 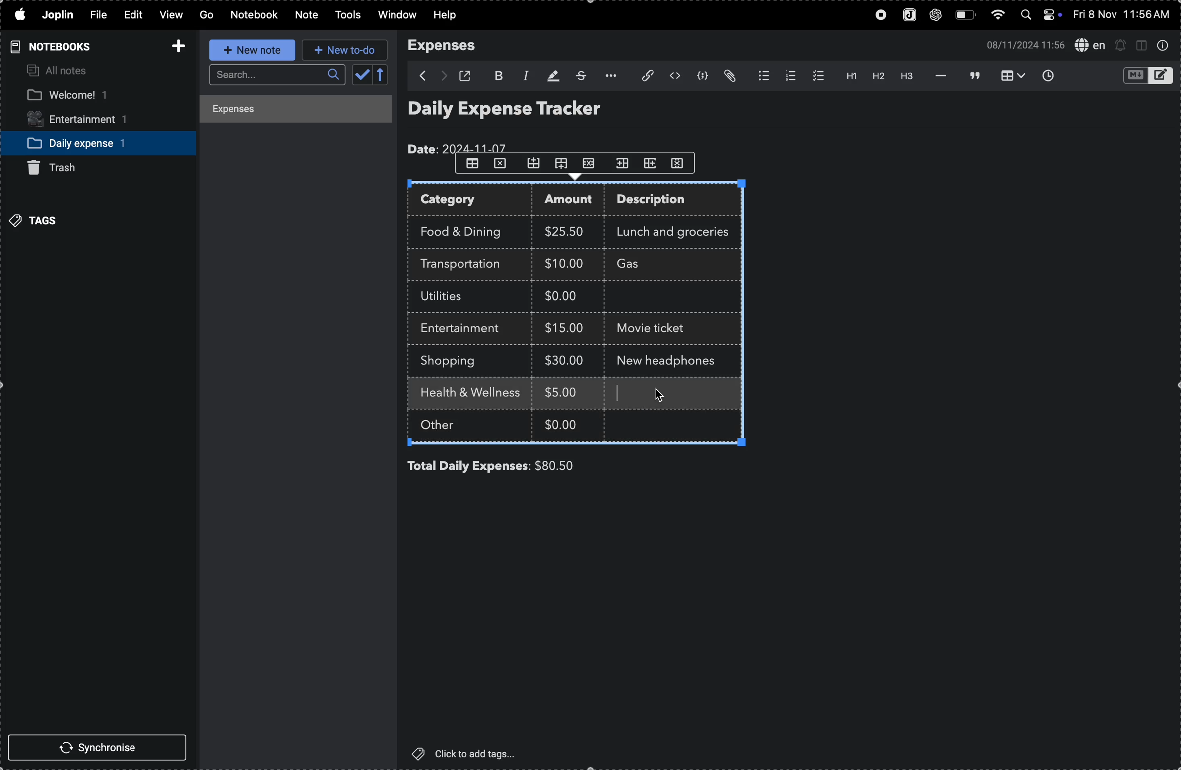 I want to click on add, so click(x=175, y=43).